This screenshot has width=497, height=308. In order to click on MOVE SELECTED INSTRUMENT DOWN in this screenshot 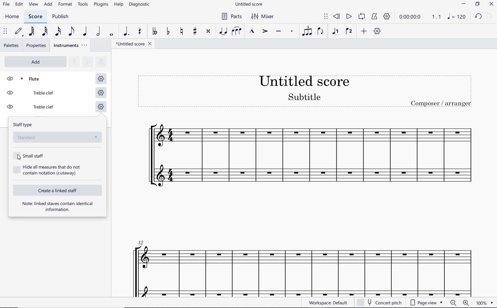, I will do `click(87, 61)`.